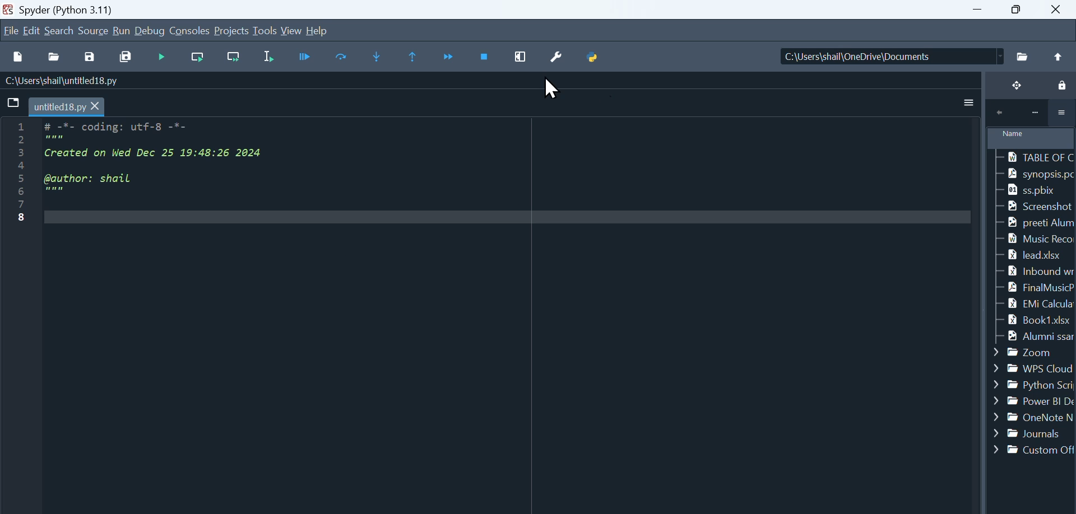 Image resolution: width=1076 pixels, height=514 pixels. Describe the element at coordinates (1035, 221) in the screenshot. I see `preeti Alur.` at that location.